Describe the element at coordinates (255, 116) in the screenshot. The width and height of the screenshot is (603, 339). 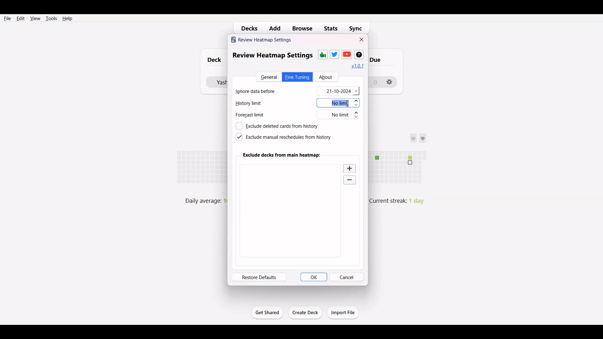
I see `Forecast limit` at that location.